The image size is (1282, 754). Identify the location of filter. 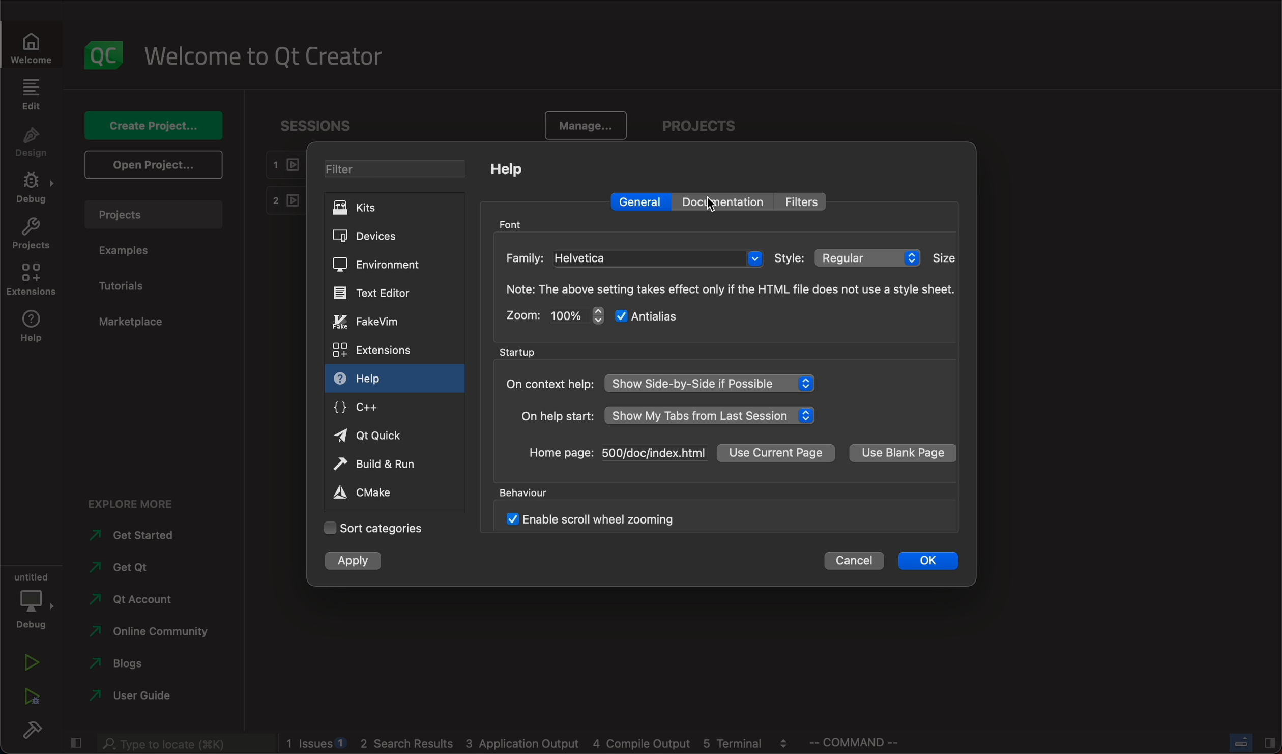
(809, 200).